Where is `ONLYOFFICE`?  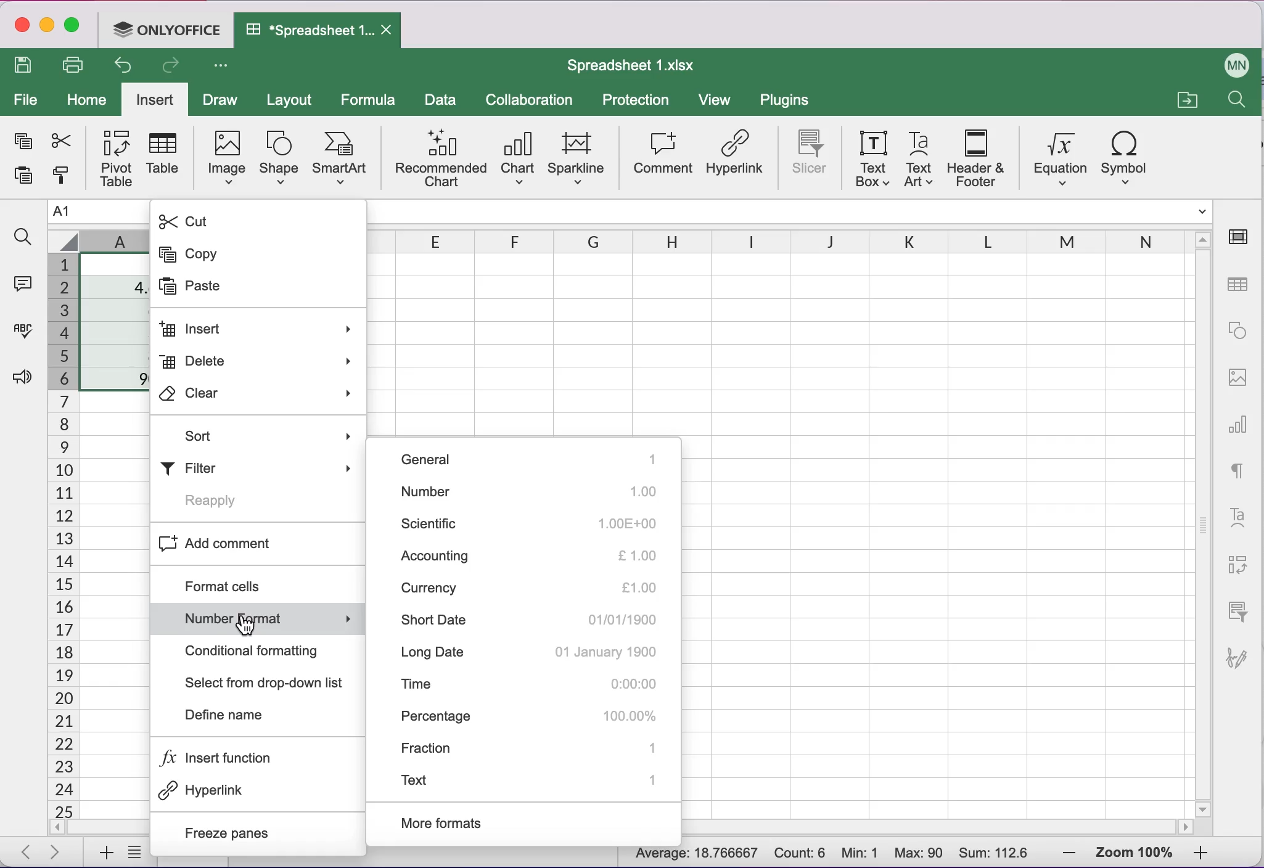 ONLYOFFICE is located at coordinates (168, 30).